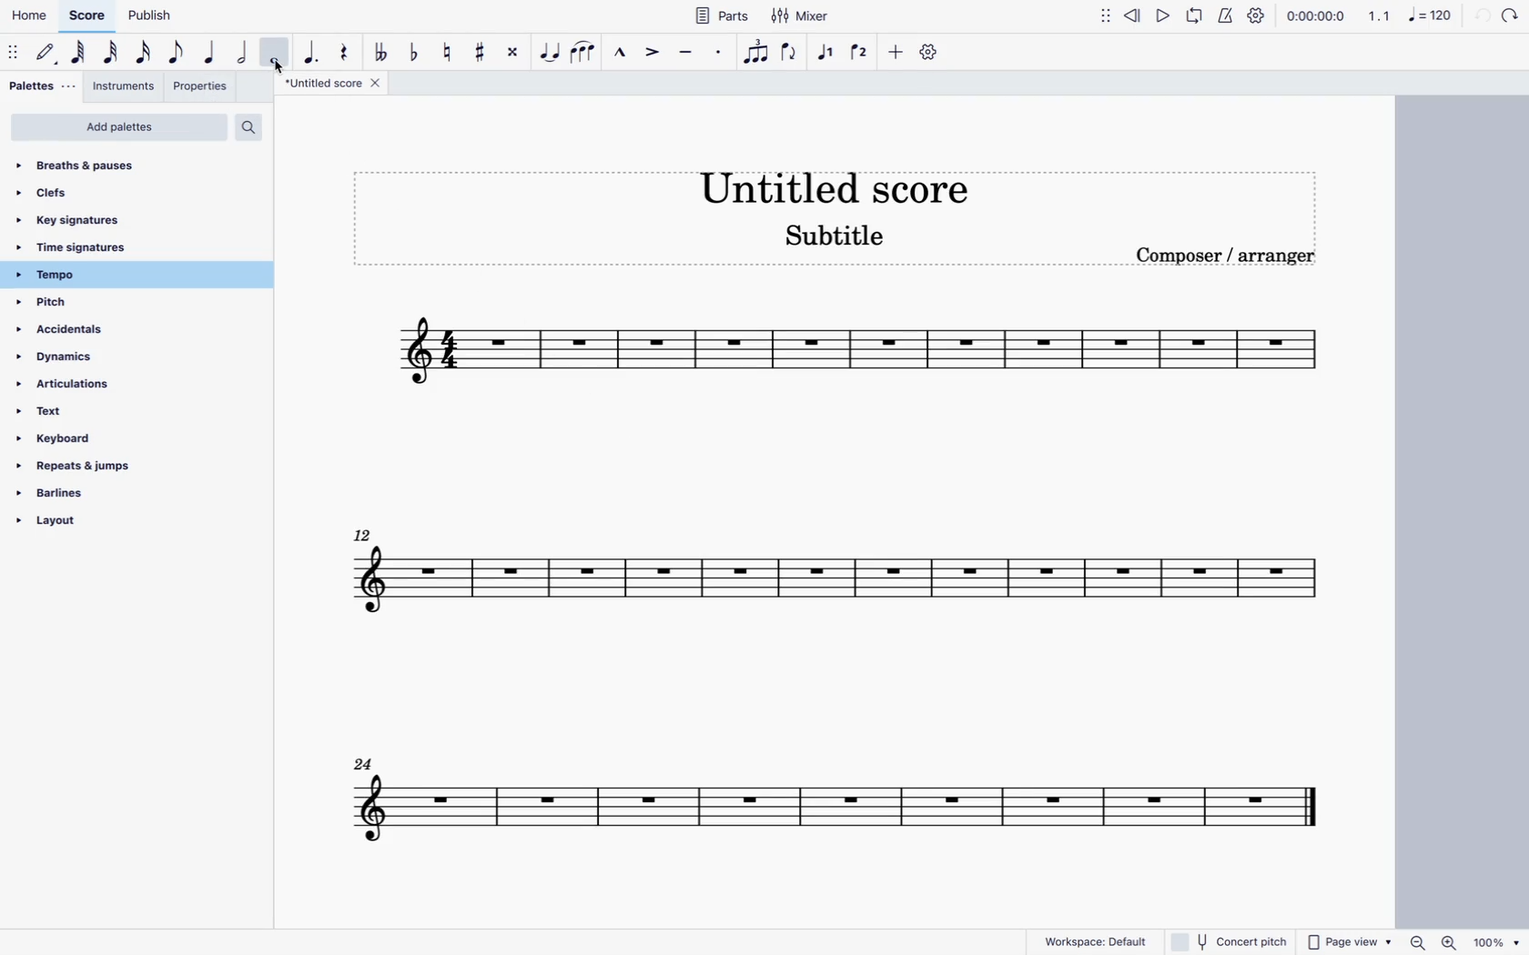 This screenshot has width=1529, height=955. I want to click on properties, so click(199, 86).